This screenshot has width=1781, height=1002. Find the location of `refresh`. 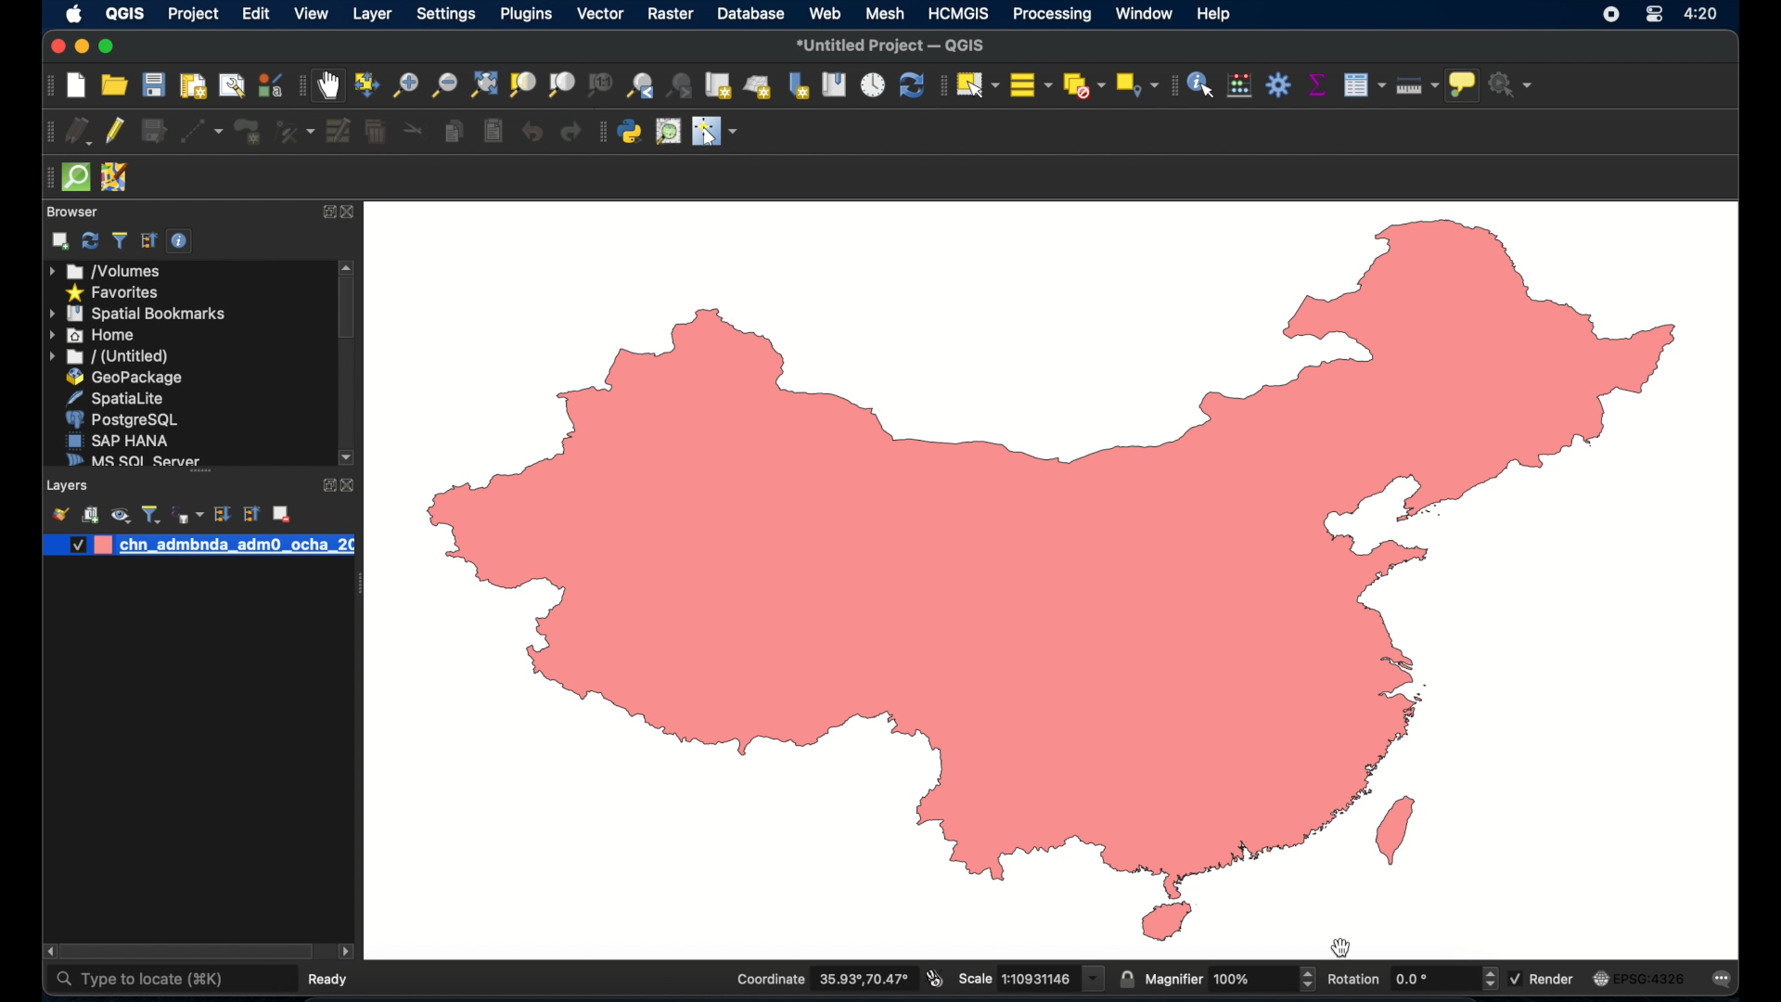

refresh is located at coordinates (90, 240).